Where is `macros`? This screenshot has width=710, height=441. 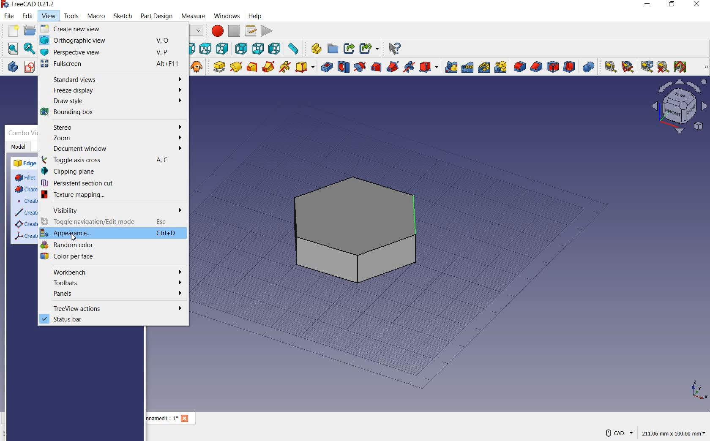 macros is located at coordinates (250, 31).